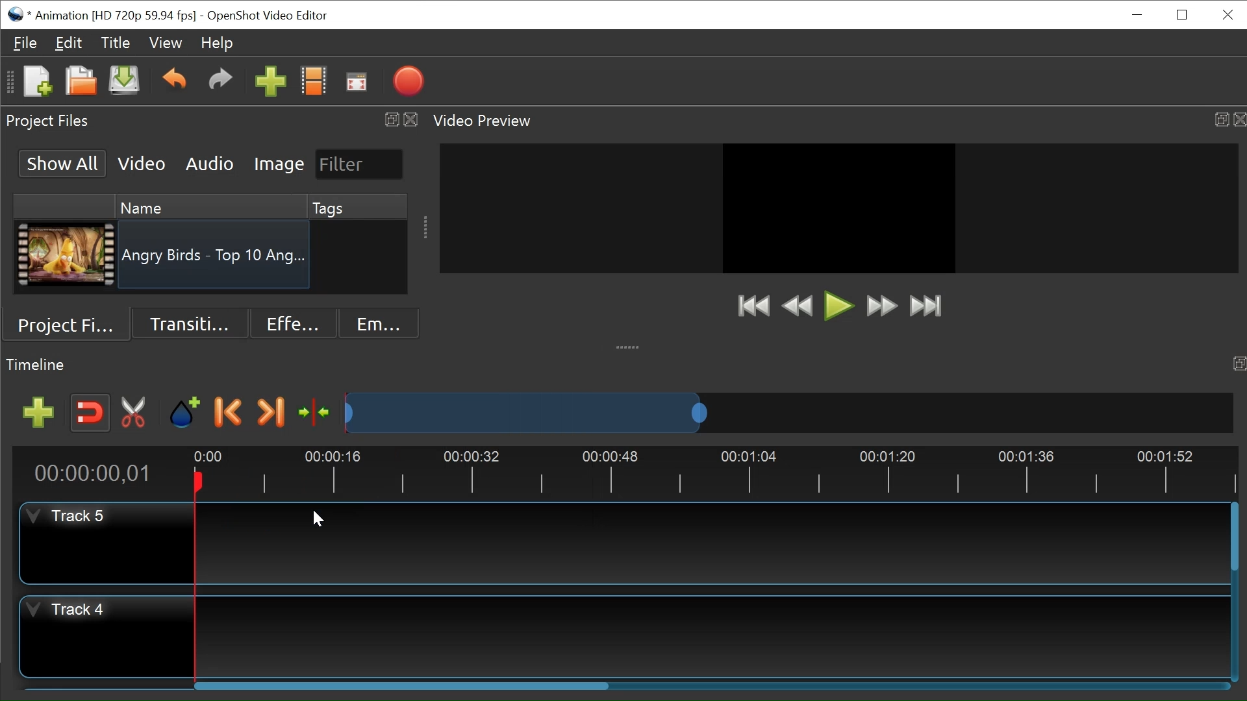  Describe the element at coordinates (81, 82) in the screenshot. I see `Open Project` at that location.